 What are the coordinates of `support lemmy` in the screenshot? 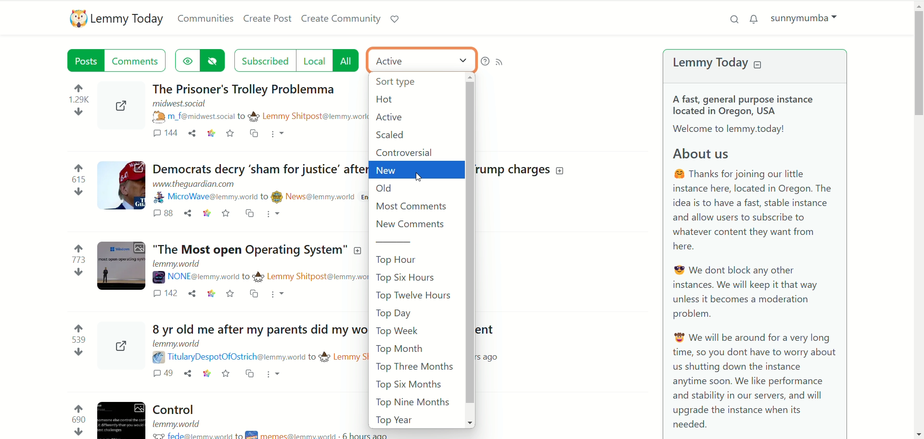 It's located at (395, 19).